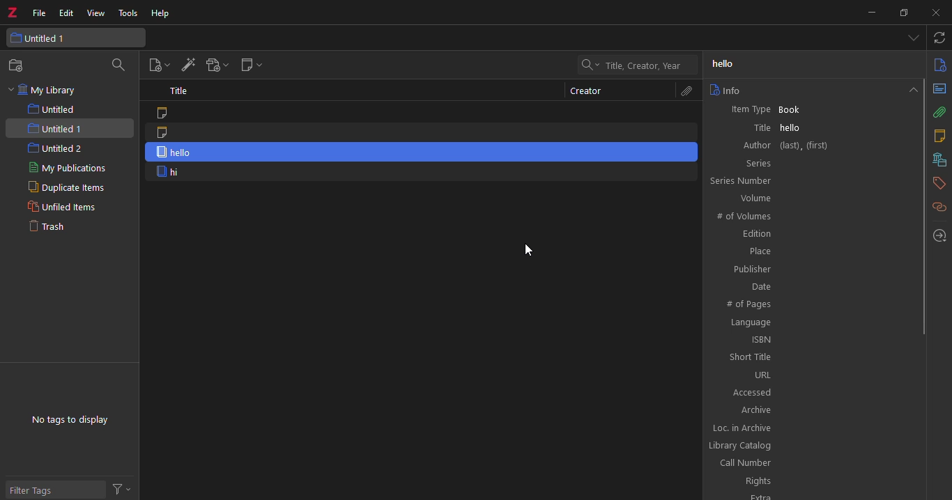  Describe the element at coordinates (911, 88) in the screenshot. I see `expand` at that location.